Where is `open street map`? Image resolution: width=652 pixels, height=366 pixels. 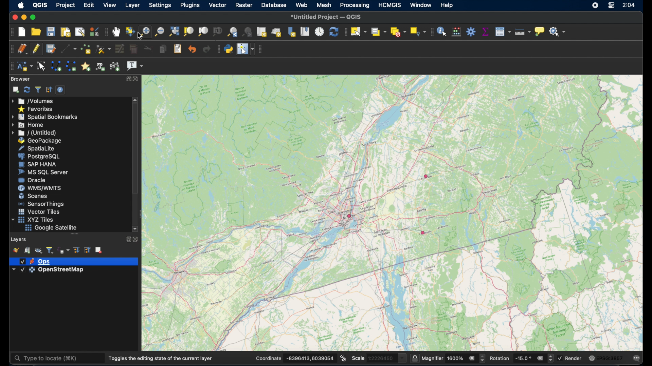 open street map is located at coordinates (529, 161).